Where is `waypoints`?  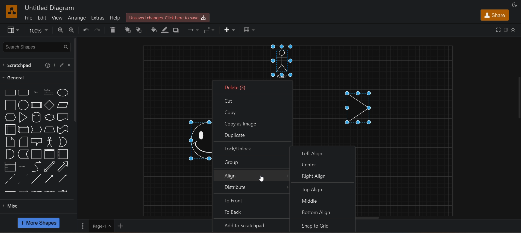
waypoints is located at coordinates (210, 30).